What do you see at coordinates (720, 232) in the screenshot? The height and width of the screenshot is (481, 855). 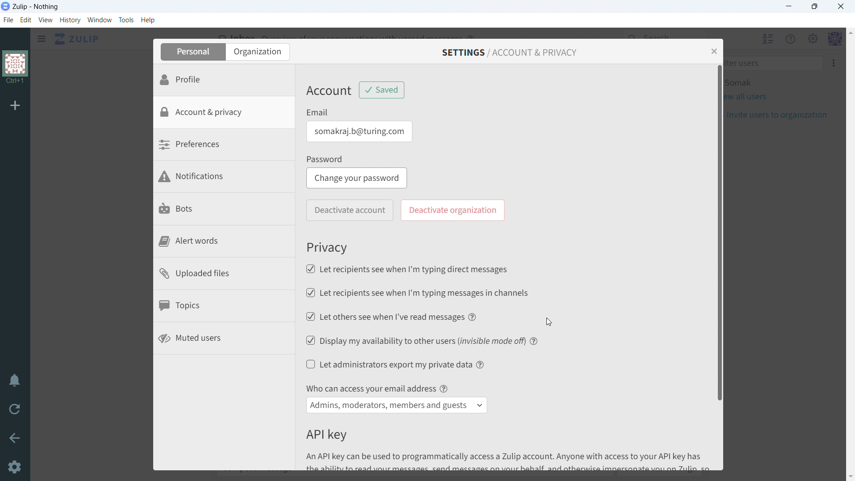 I see `scrollbar` at bounding box center [720, 232].